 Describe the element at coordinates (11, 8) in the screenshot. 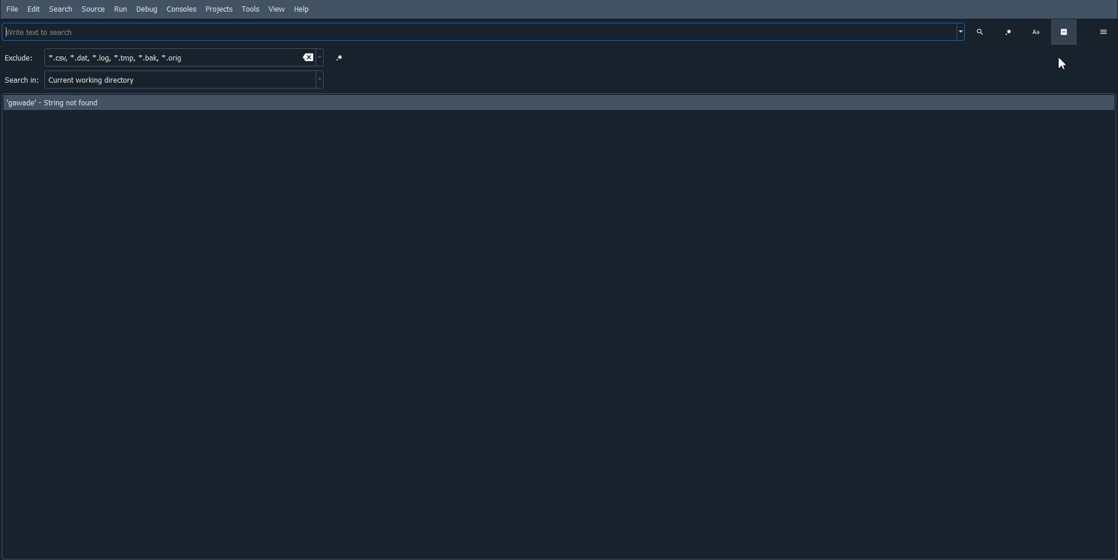

I see `File` at that location.